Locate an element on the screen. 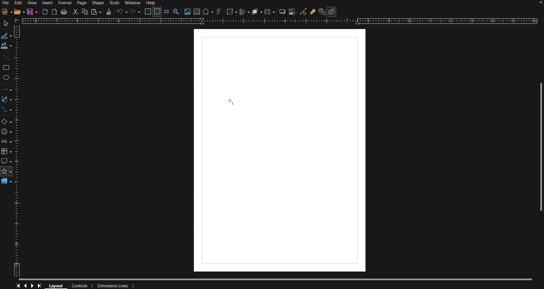  Redo is located at coordinates (134, 12).